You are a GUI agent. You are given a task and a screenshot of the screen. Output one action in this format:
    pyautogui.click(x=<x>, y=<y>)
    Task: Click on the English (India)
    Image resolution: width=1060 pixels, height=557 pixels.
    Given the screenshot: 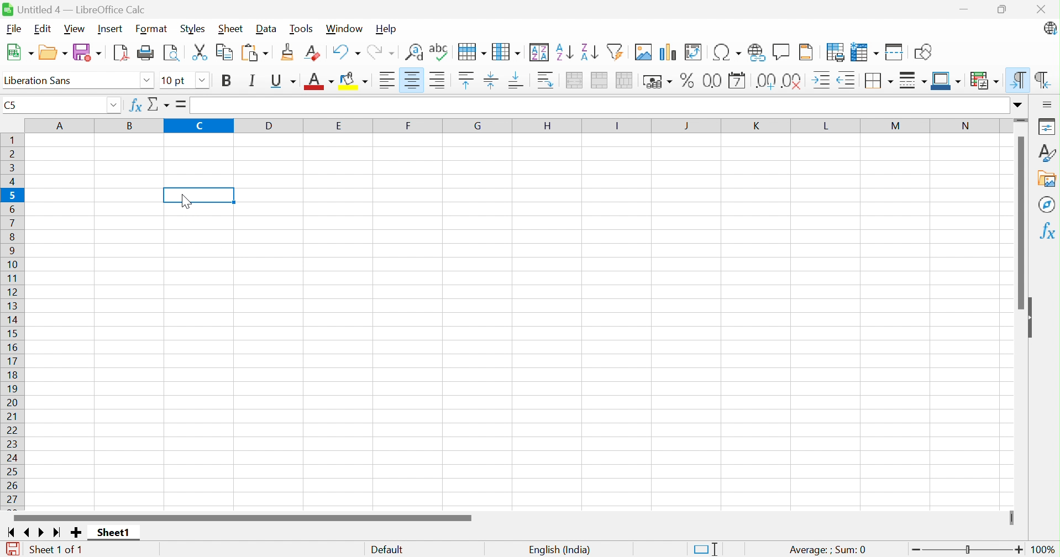 What is the action you would take?
    pyautogui.click(x=560, y=548)
    